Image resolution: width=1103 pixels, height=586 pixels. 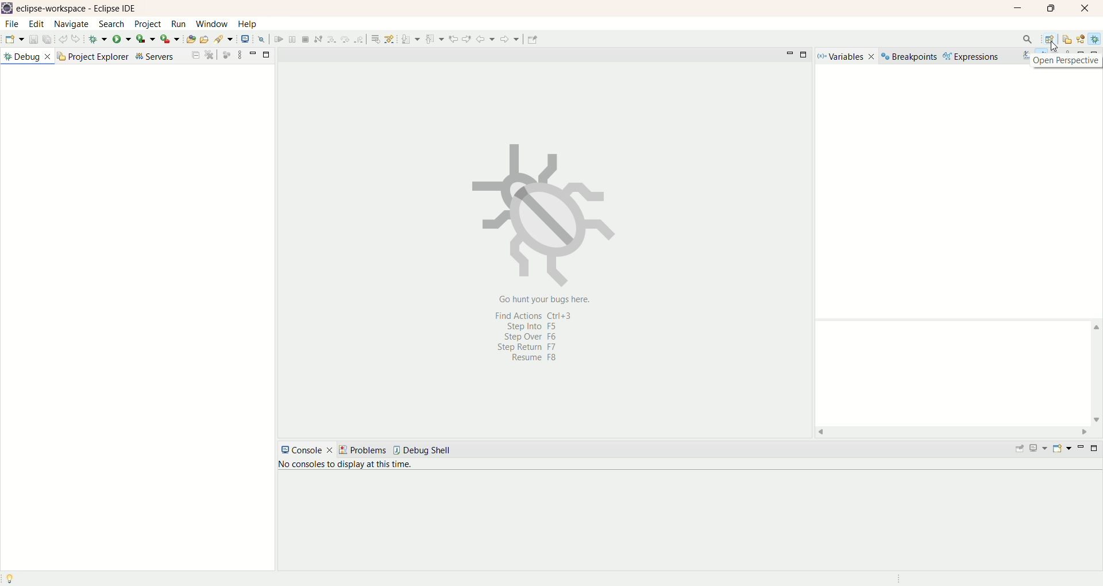 I want to click on debug, so click(x=98, y=39).